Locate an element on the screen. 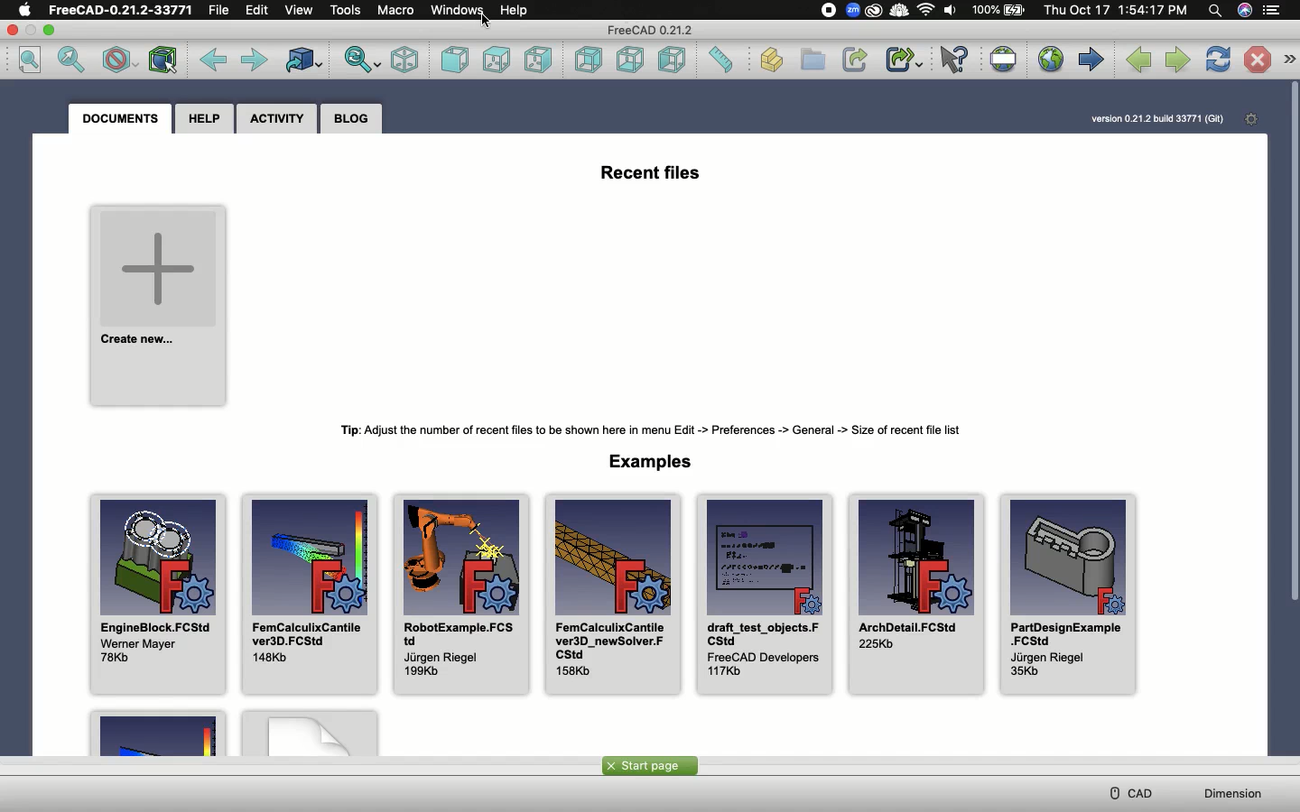 The image size is (1300, 812). Open start page preferences is located at coordinates (1251, 120).